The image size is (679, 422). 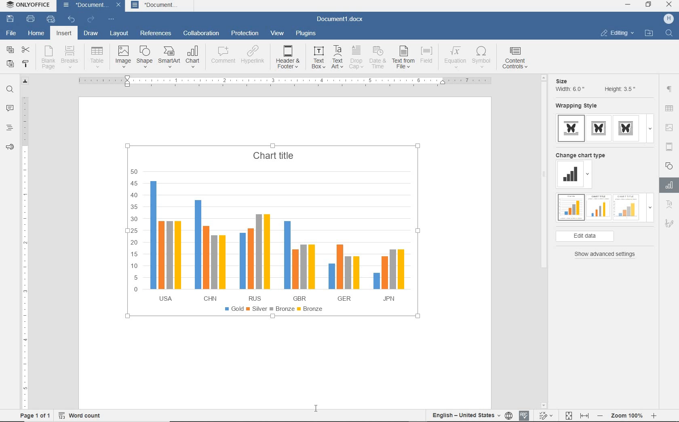 I want to click on layout, so click(x=118, y=34).